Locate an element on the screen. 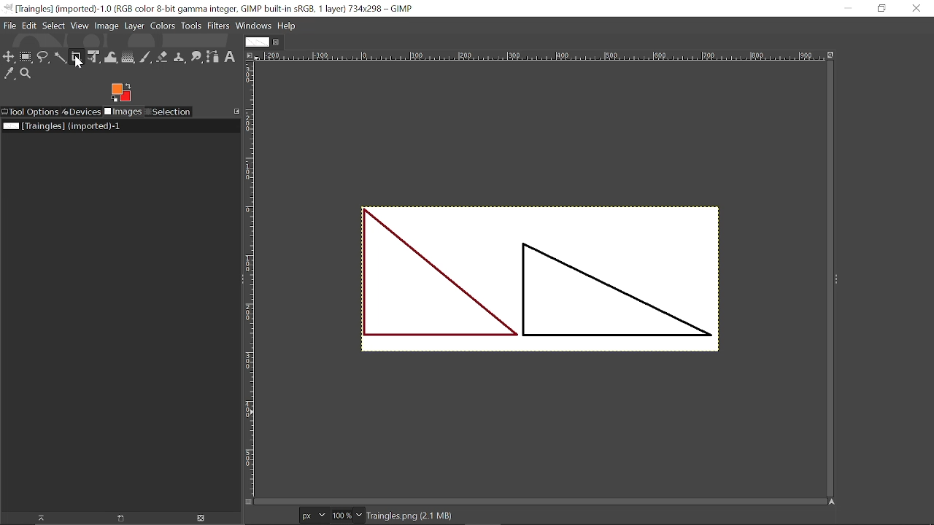 The height and width of the screenshot is (525, 934). Minimize is located at coordinates (854, 8).